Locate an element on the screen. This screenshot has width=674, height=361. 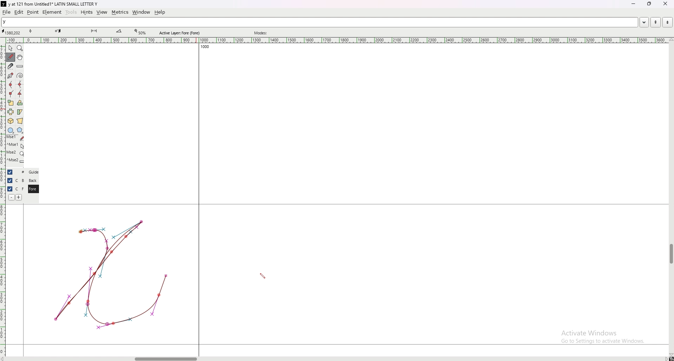
skew the selection is located at coordinates (20, 111).